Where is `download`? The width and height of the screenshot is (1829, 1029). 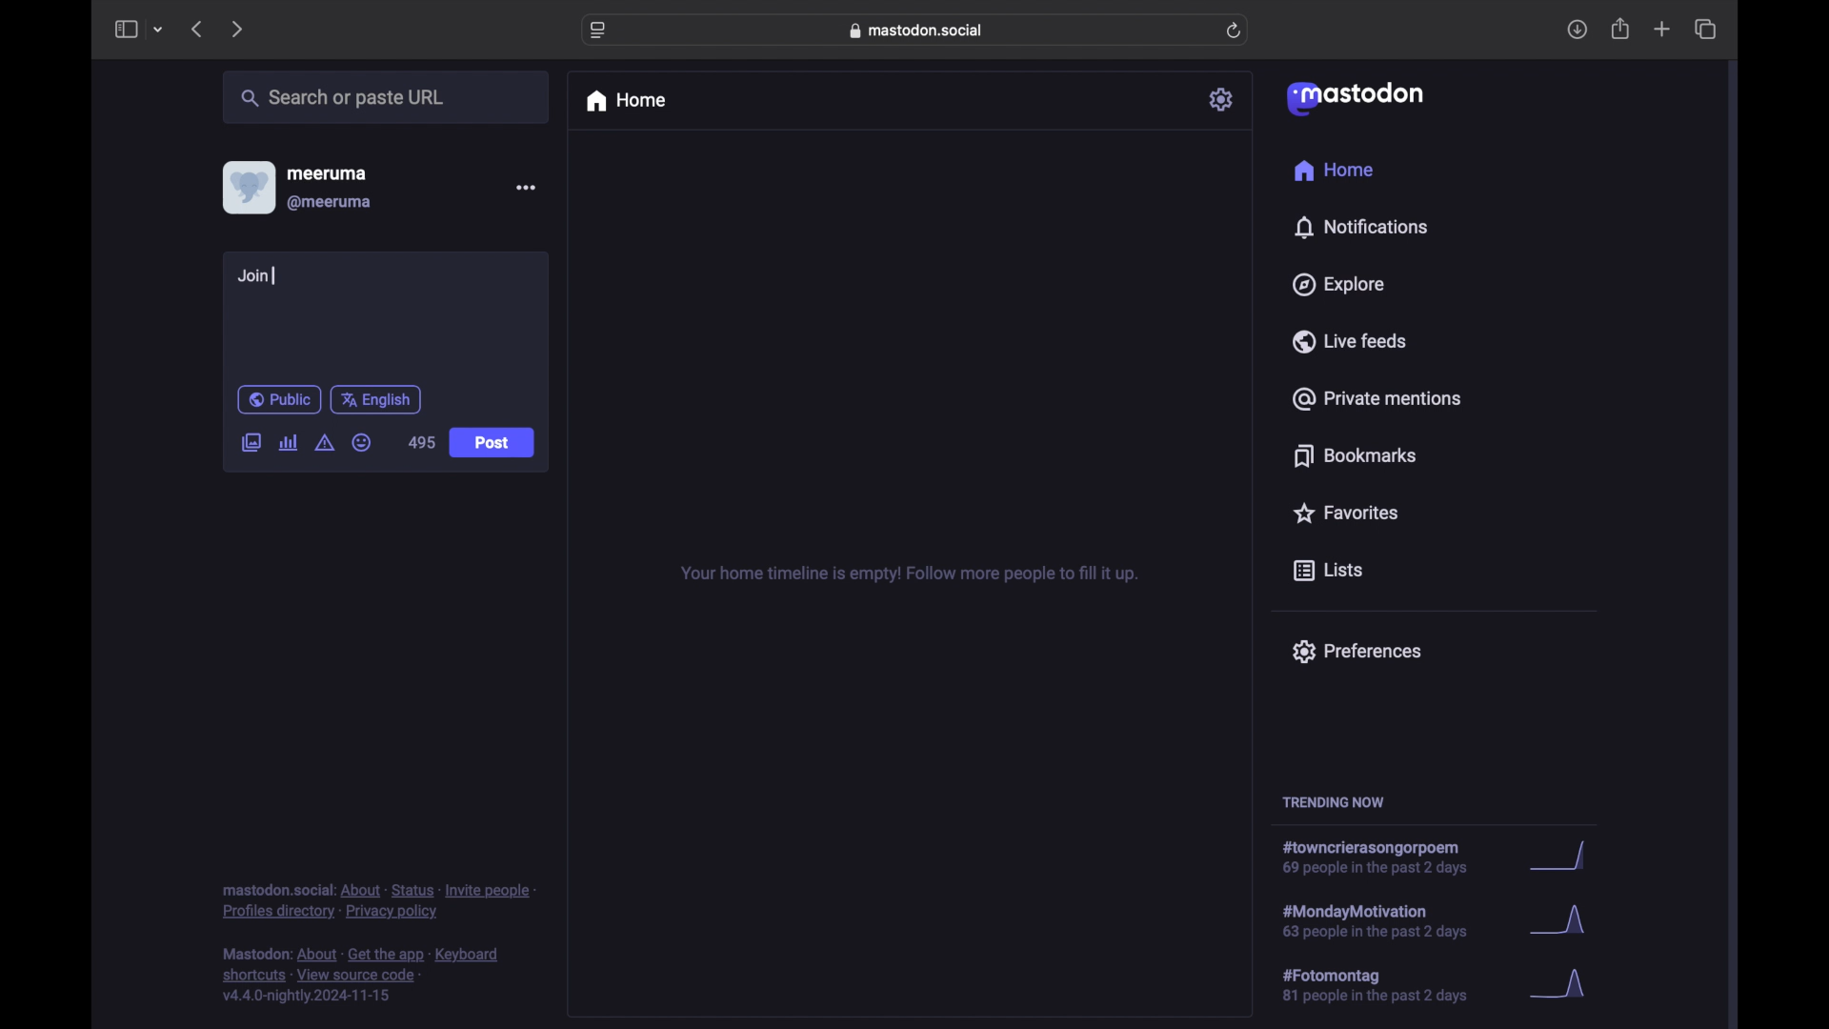
download is located at coordinates (1578, 30).